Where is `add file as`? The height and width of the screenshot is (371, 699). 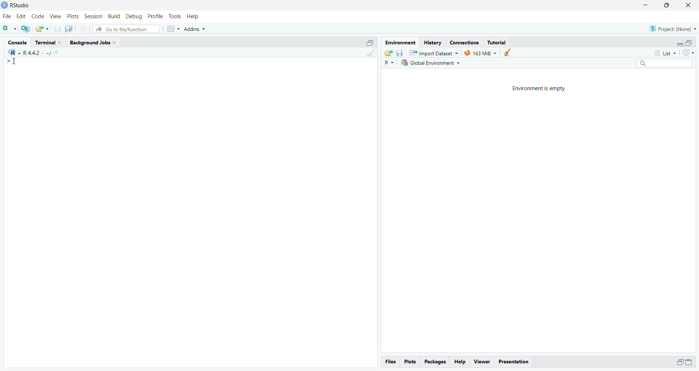 add file as is located at coordinates (10, 28).